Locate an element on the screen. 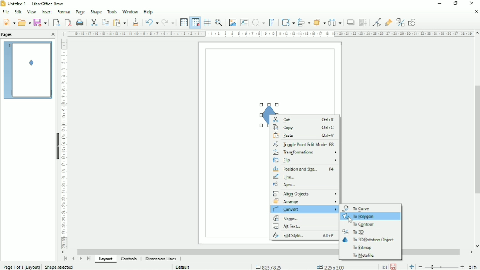  Edit style is located at coordinates (303, 236).